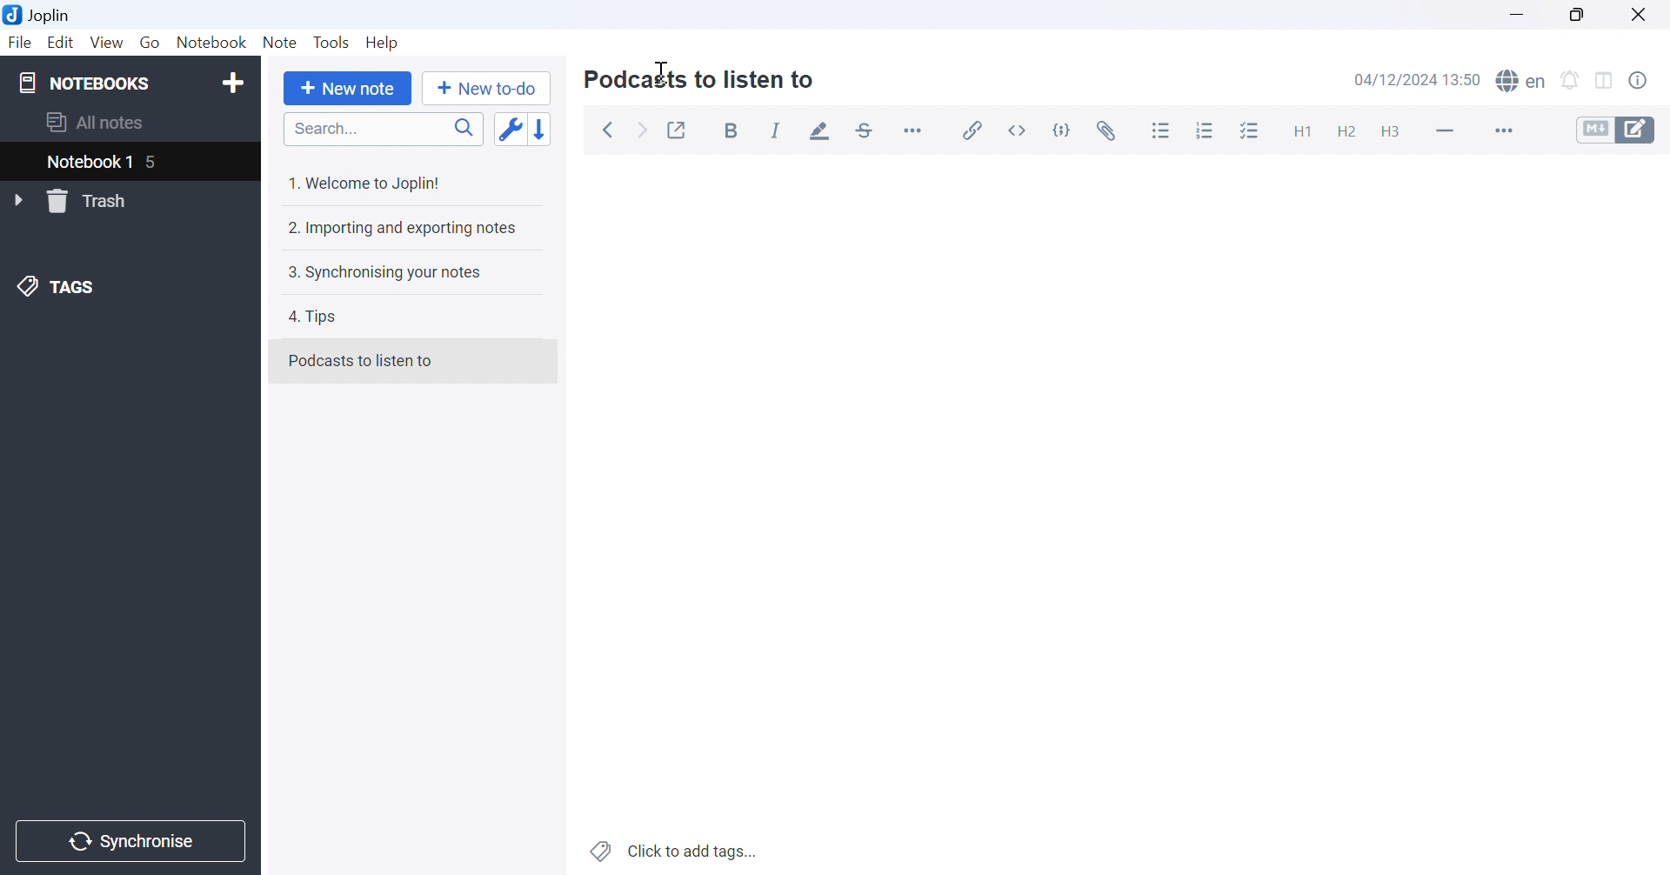 Image resolution: width=1670 pixels, height=875 pixels. I want to click on Joplin, so click(40, 14).